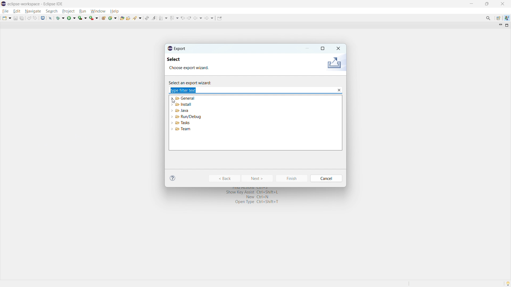  Describe the element at coordinates (114, 11) in the screenshot. I see `help` at that location.